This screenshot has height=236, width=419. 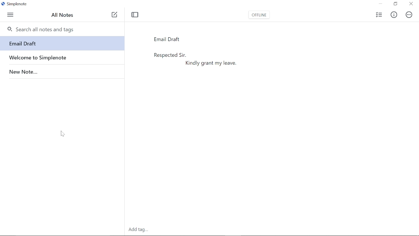 What do you see at coordinates (258, 16) in the screenshot?
I see `offline` at bounding box center [258, 16].